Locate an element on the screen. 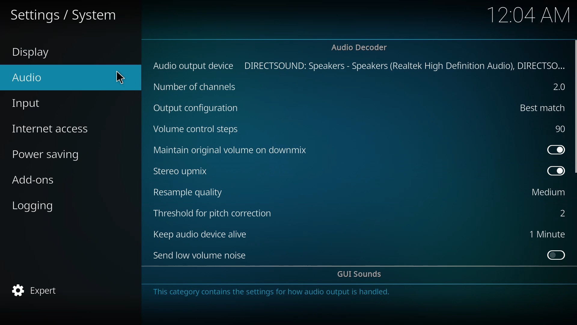 The height and width of the screenshot is (325, 577). 90 is located at coordinates (560, 128).